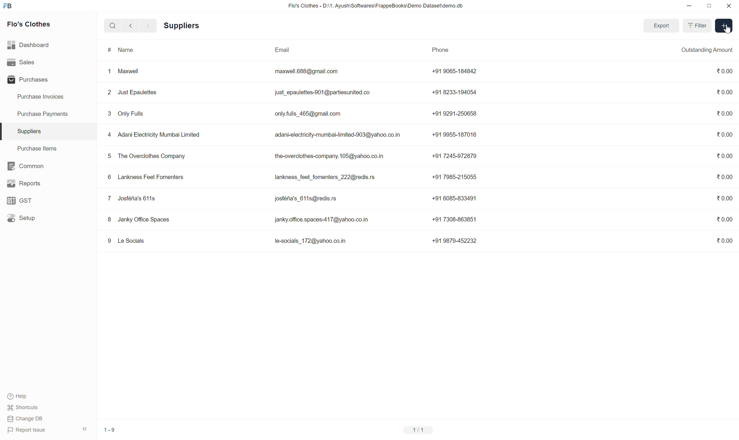 The width and height of the screenshot is (739, 440). I want to click on Minimize, so click(689, 6).